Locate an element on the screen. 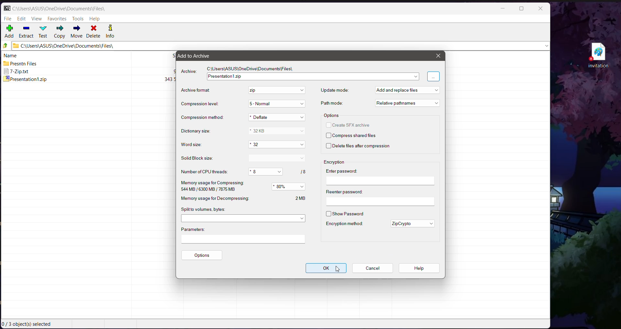  Extract is located at coordinates (26, 32).